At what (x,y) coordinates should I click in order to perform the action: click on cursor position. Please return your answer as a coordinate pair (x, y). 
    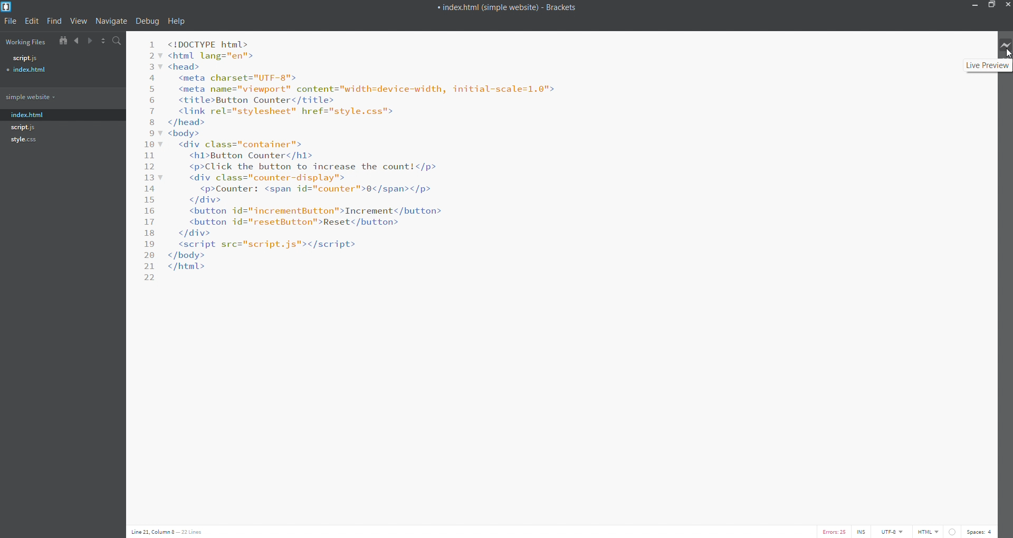
    Looking at the image, I should click on (177, 532).